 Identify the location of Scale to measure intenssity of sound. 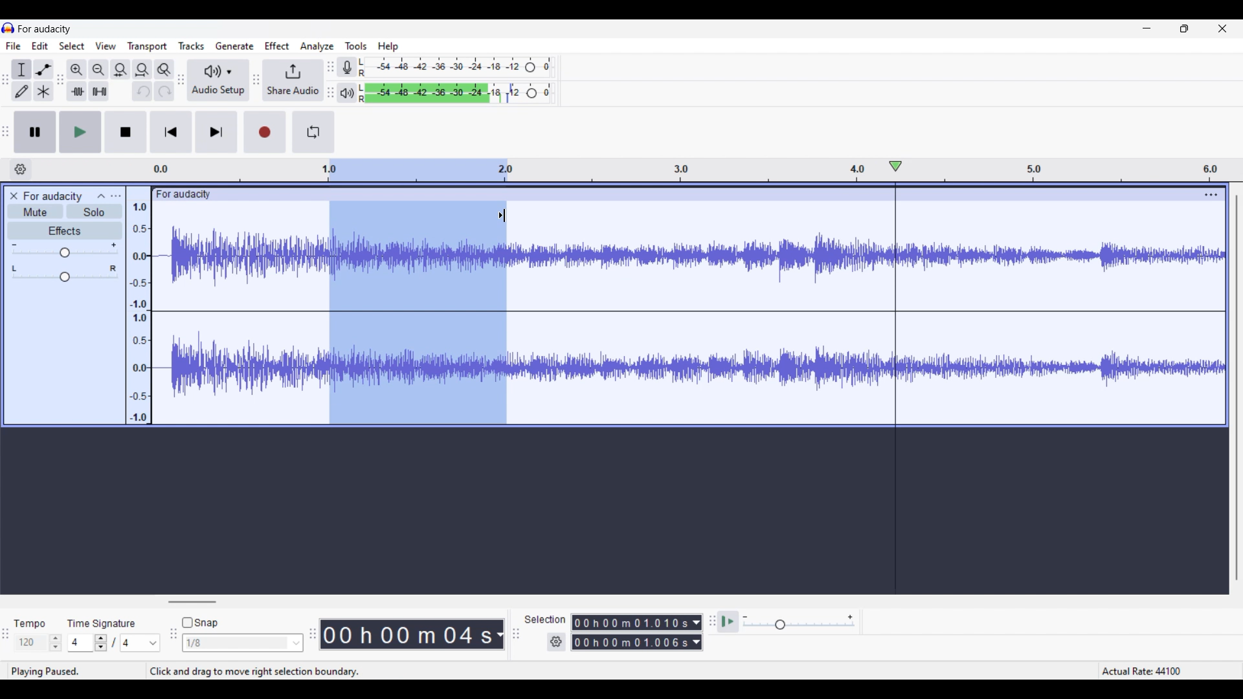
(139, 313).